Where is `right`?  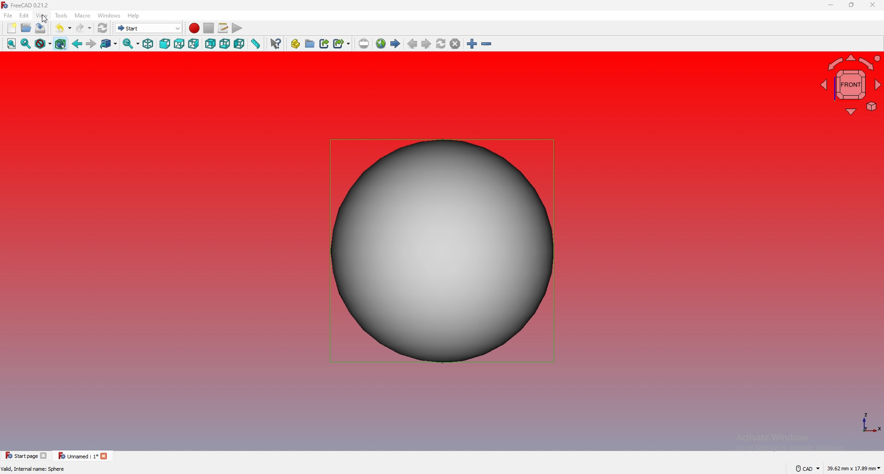
right is located at coordinates (193, 43).